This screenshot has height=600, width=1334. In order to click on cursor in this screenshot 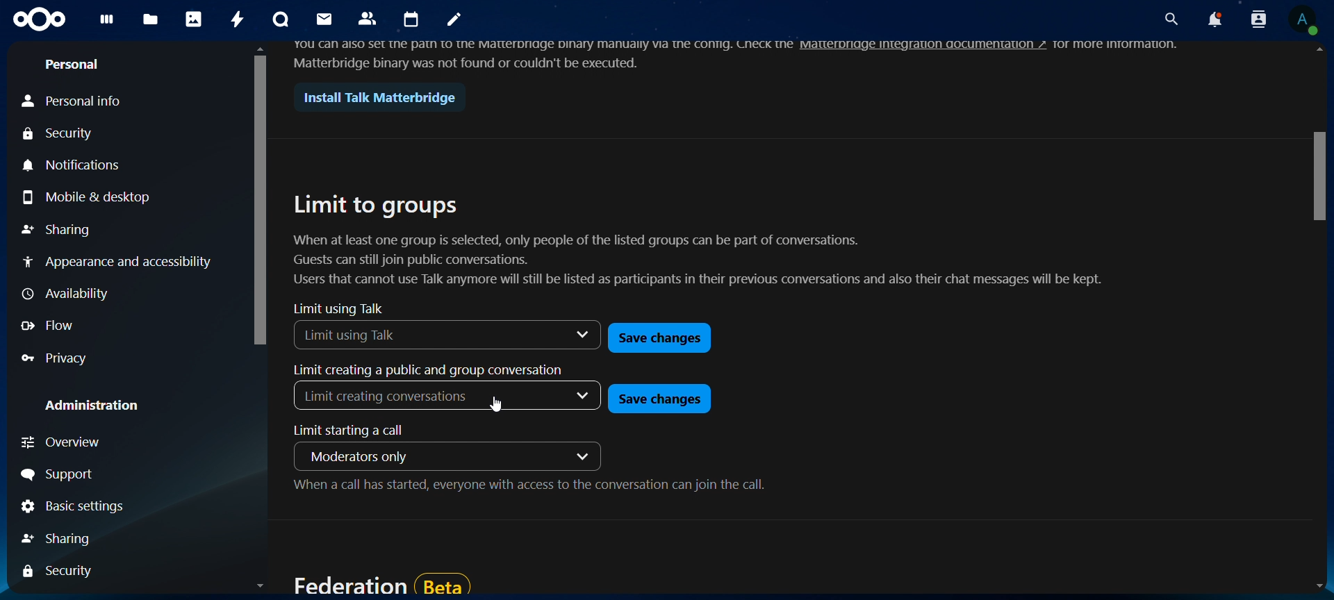, I will do `click(492, 403)`.